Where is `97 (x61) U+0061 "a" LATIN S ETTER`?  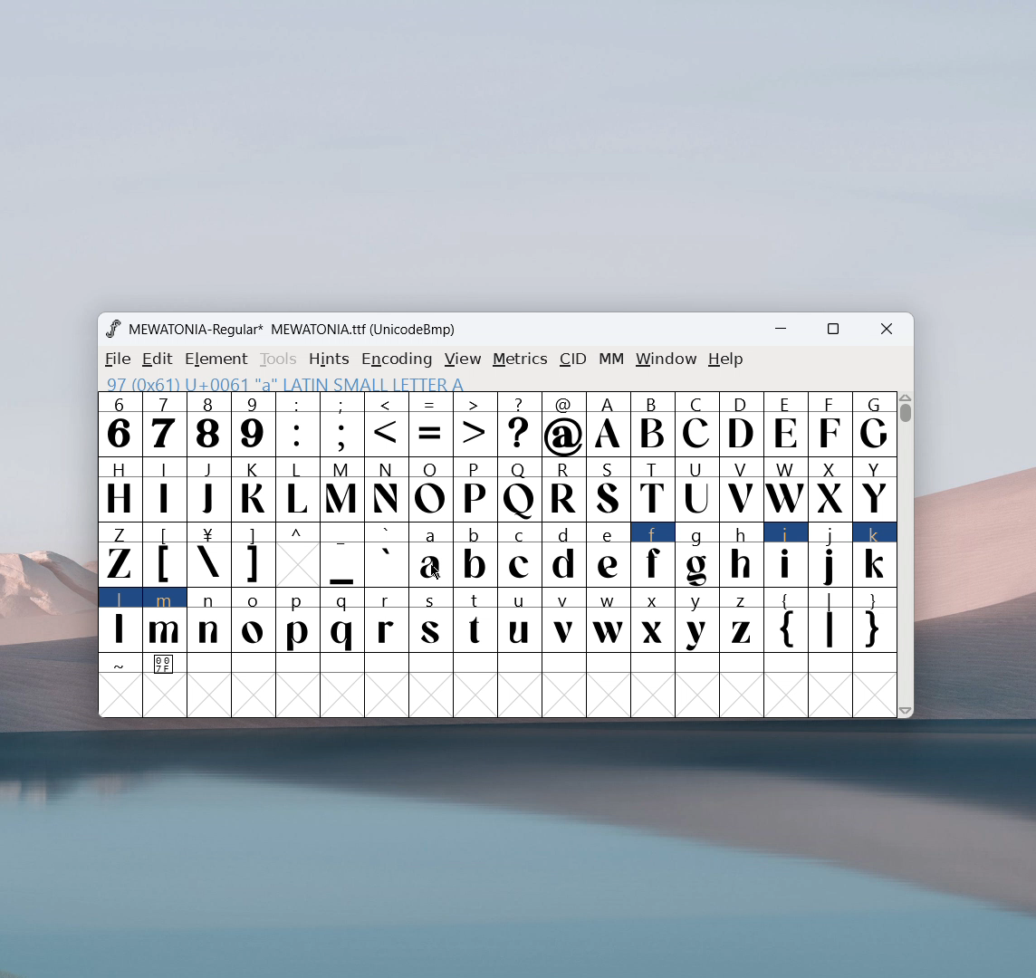
97 (x61) U+0061 "a" LATIN S ETTER is located at coordinates (285, 382).